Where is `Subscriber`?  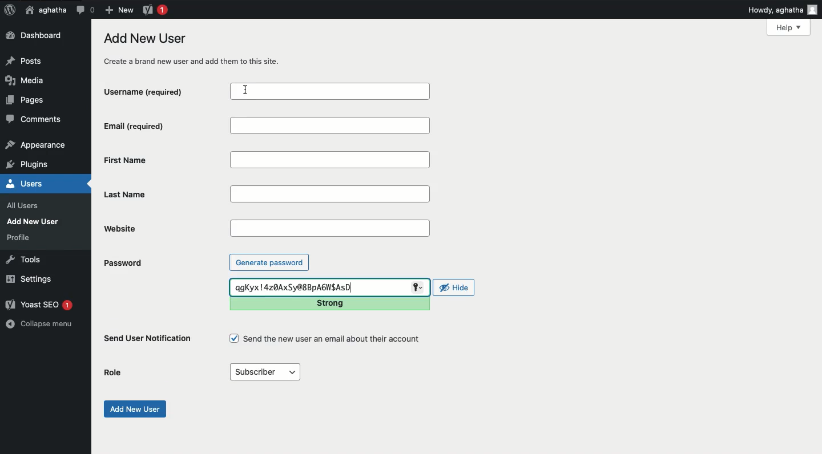
Subscriber is located at coordinates (264, 372).